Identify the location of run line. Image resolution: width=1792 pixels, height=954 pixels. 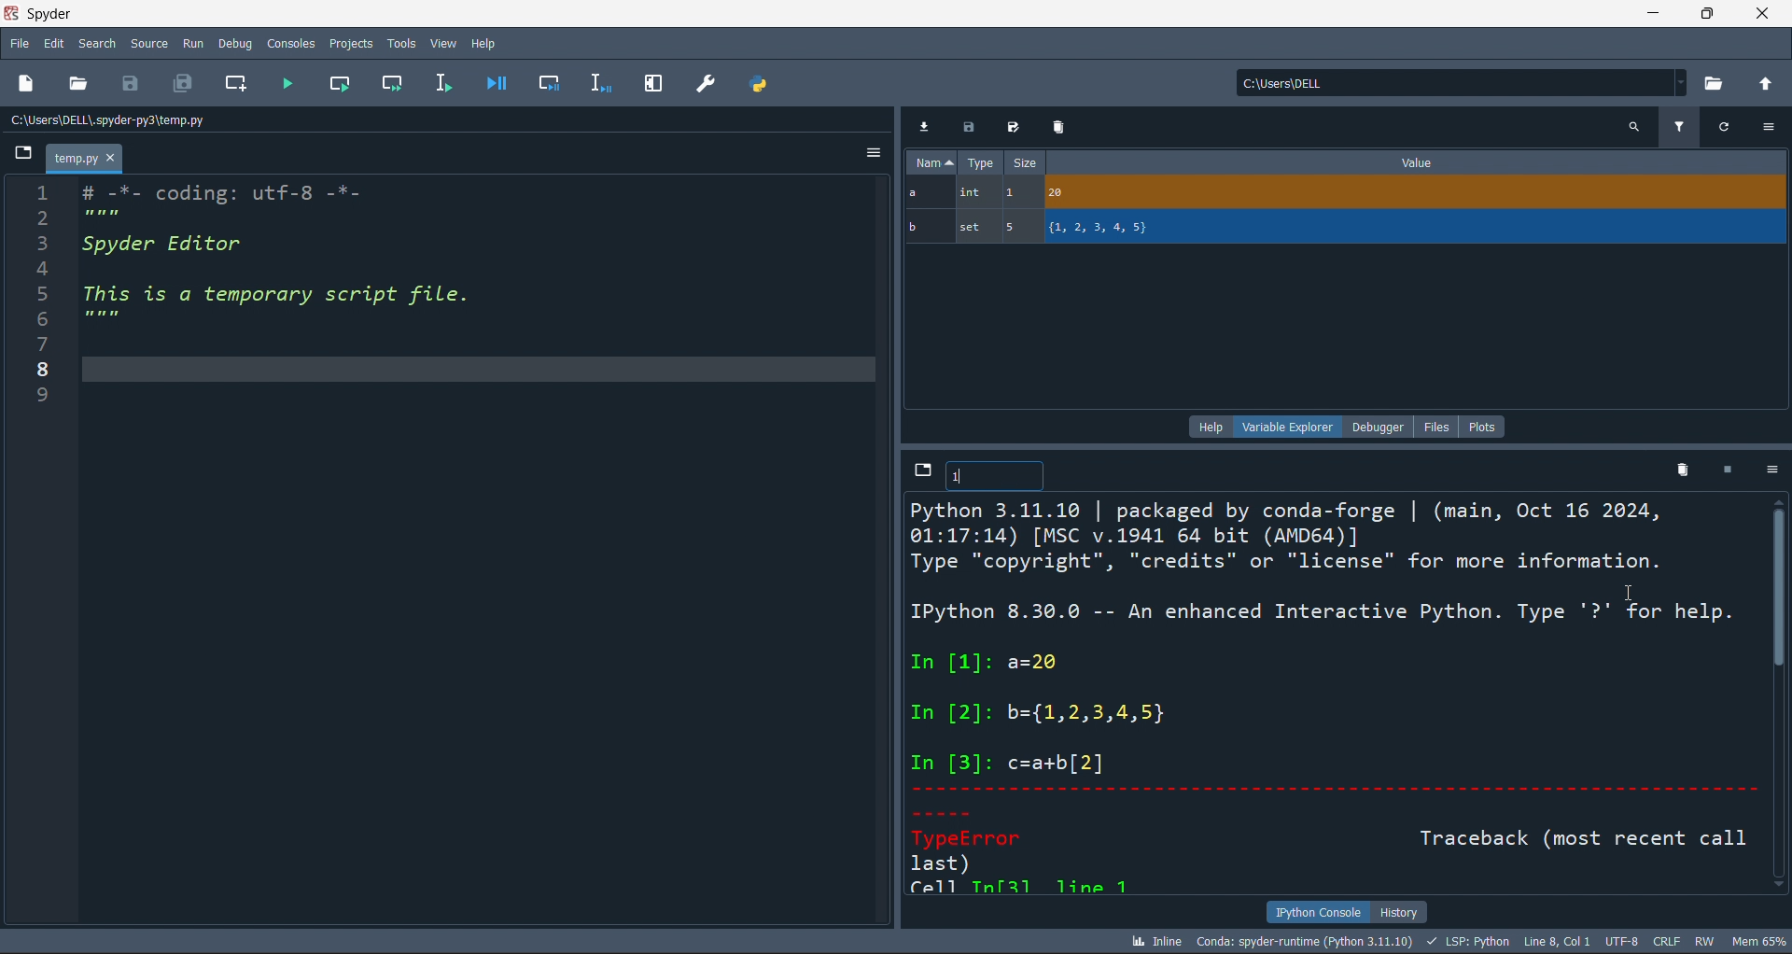
(441, 85).